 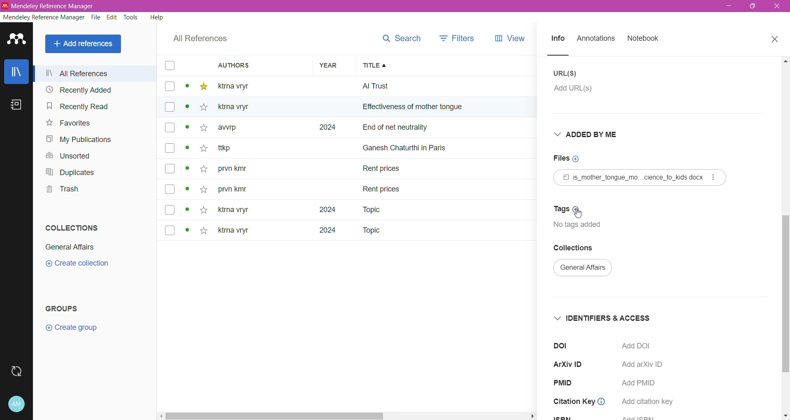 I want to click on Notebook, so click(x=16, y=105).